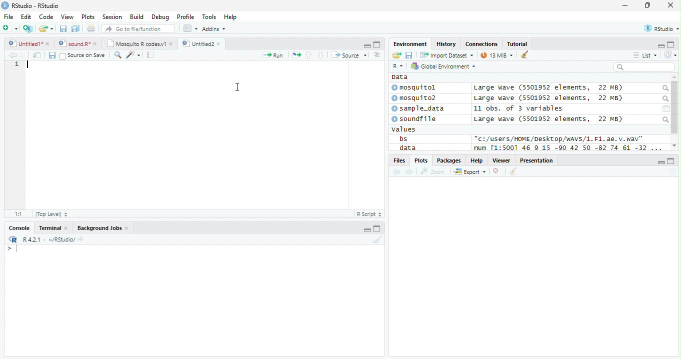 The height and width of the screenshot is (359, 681). What do you see at coordinates (496, 55) in the screenshot?
I see `13 MiB` at bounding box center [496, 55].